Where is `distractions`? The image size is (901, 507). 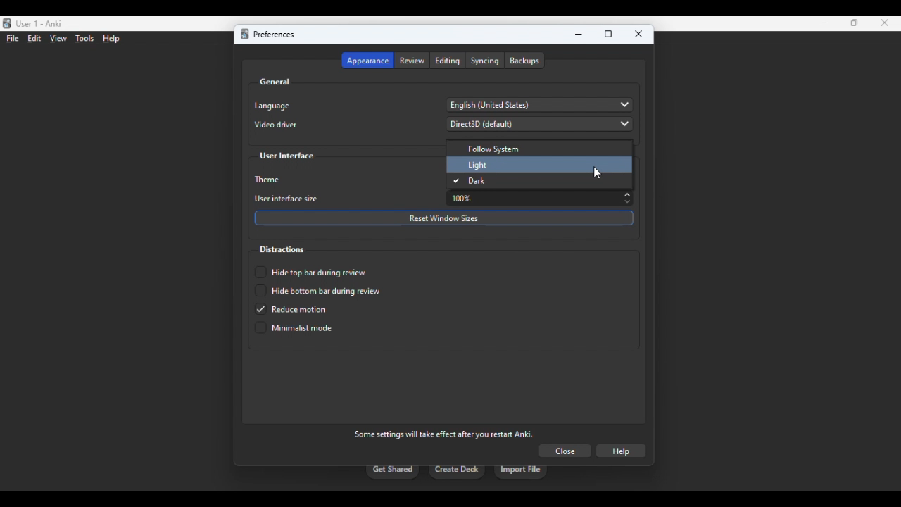
distractions is located at coordinates (281, 249).